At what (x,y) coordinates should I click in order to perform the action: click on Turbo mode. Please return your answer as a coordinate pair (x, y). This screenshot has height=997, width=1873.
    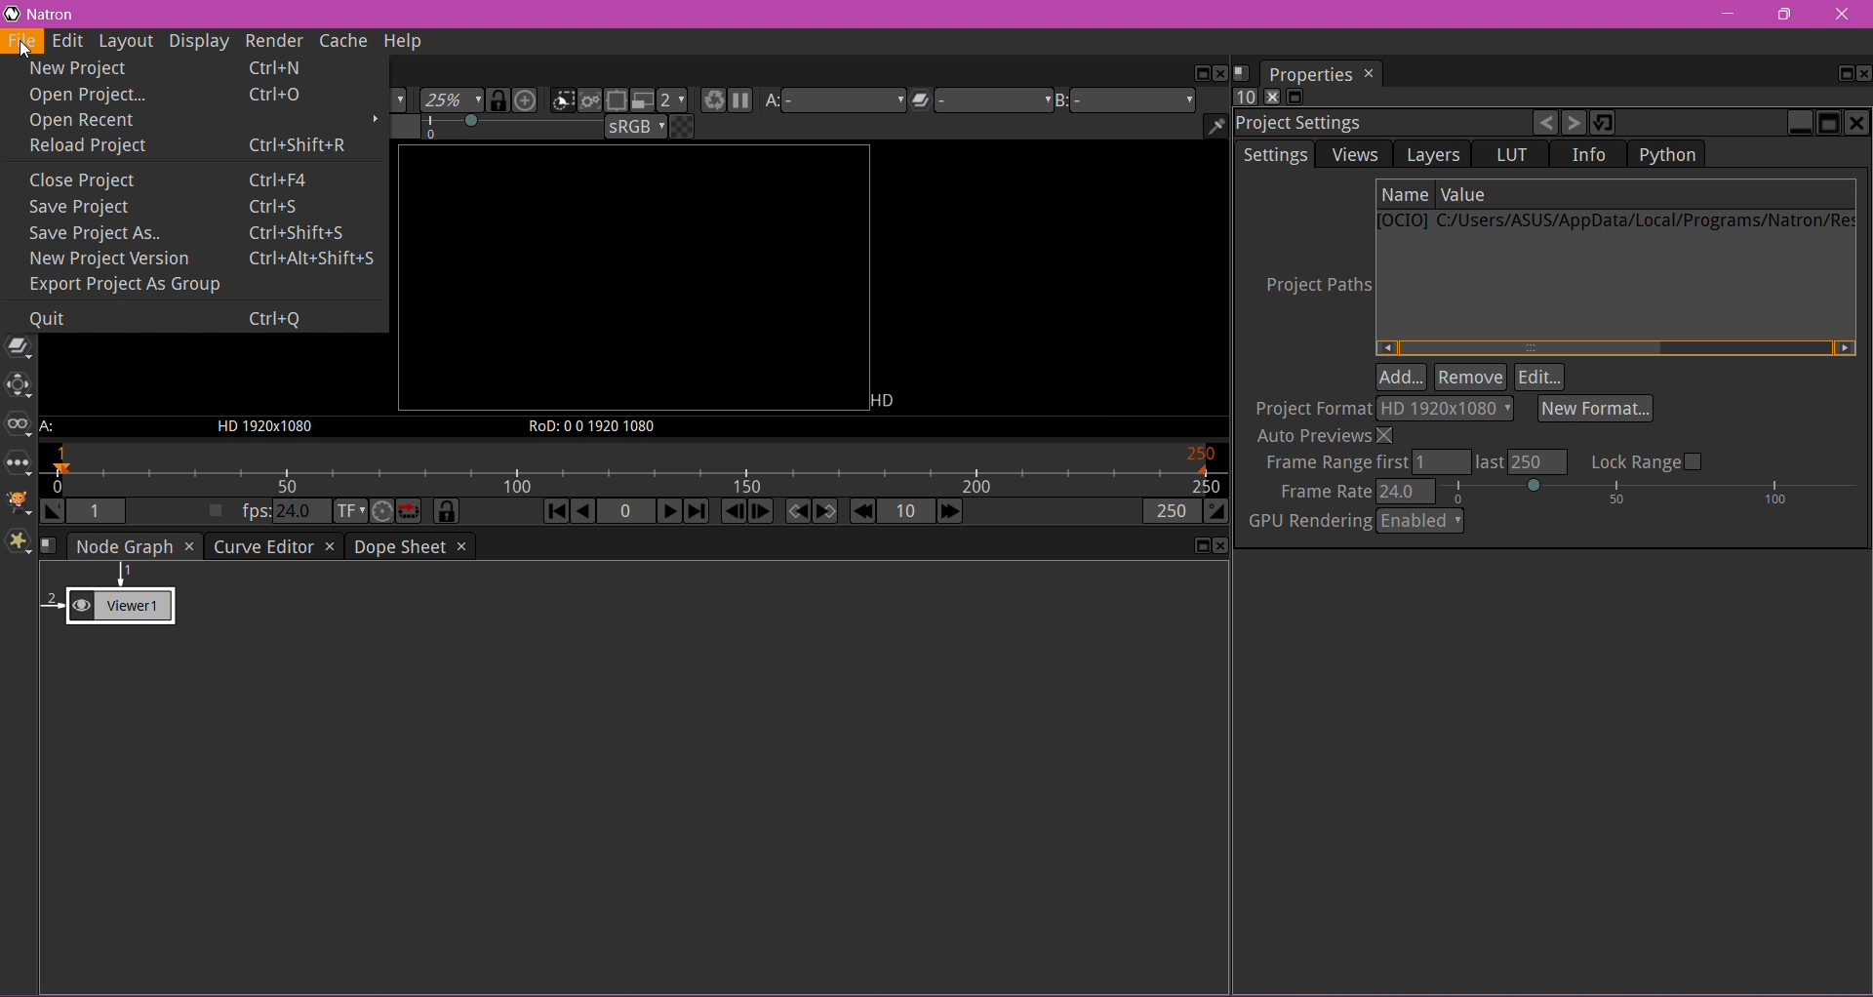
    Looking at the image, I should click on (381, 512).